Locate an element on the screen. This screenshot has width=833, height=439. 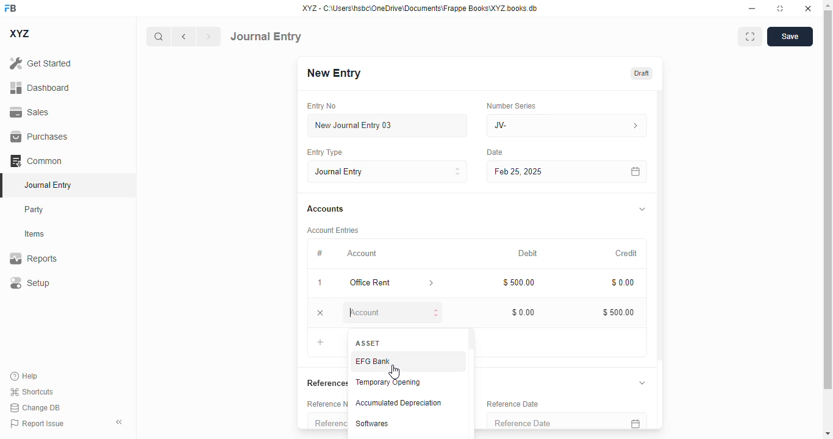
toggle expand/collapse is located at coordinates (641, 210).